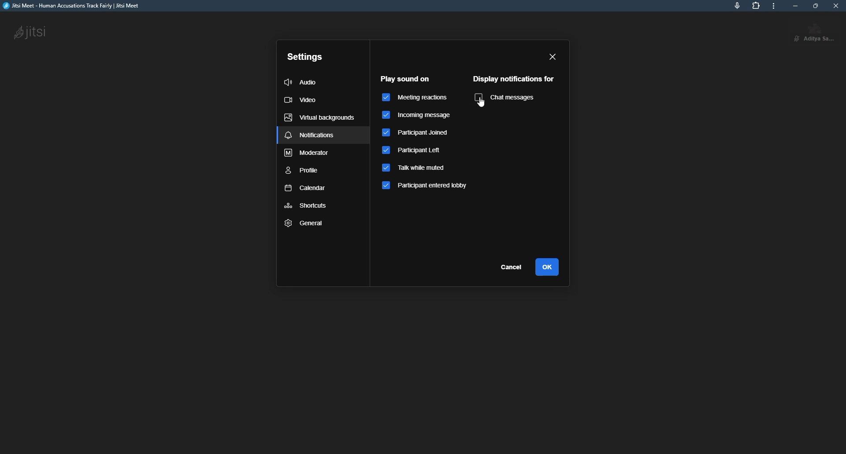 The height and width of the screenshot is (454, 846). What do you see at coordinates (300, 99) in the screenshot?
I see `video` at bounding box center [300, 99].